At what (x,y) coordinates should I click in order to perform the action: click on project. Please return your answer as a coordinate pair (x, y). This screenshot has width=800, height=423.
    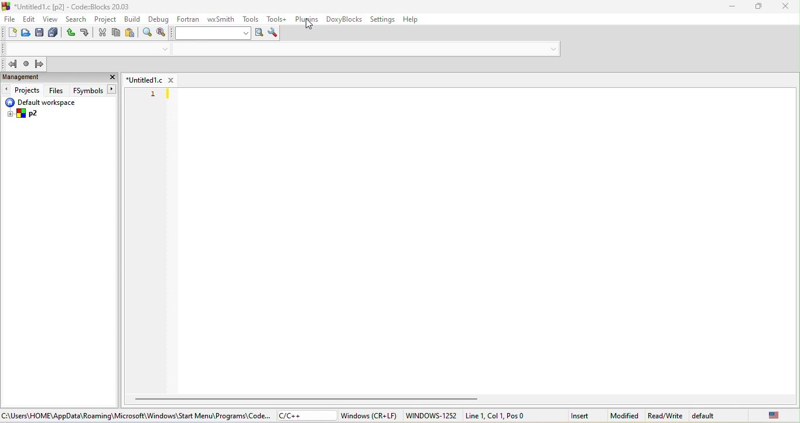
    Looking at the image, I should click on (107, 19).